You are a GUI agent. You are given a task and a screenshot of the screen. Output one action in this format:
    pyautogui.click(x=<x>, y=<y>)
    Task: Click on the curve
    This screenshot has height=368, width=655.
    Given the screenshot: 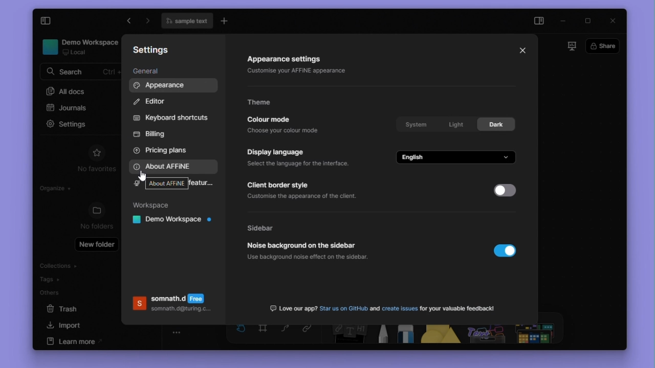 What is the action you would take?
    pyautogui.click(x=286, y=334)
    